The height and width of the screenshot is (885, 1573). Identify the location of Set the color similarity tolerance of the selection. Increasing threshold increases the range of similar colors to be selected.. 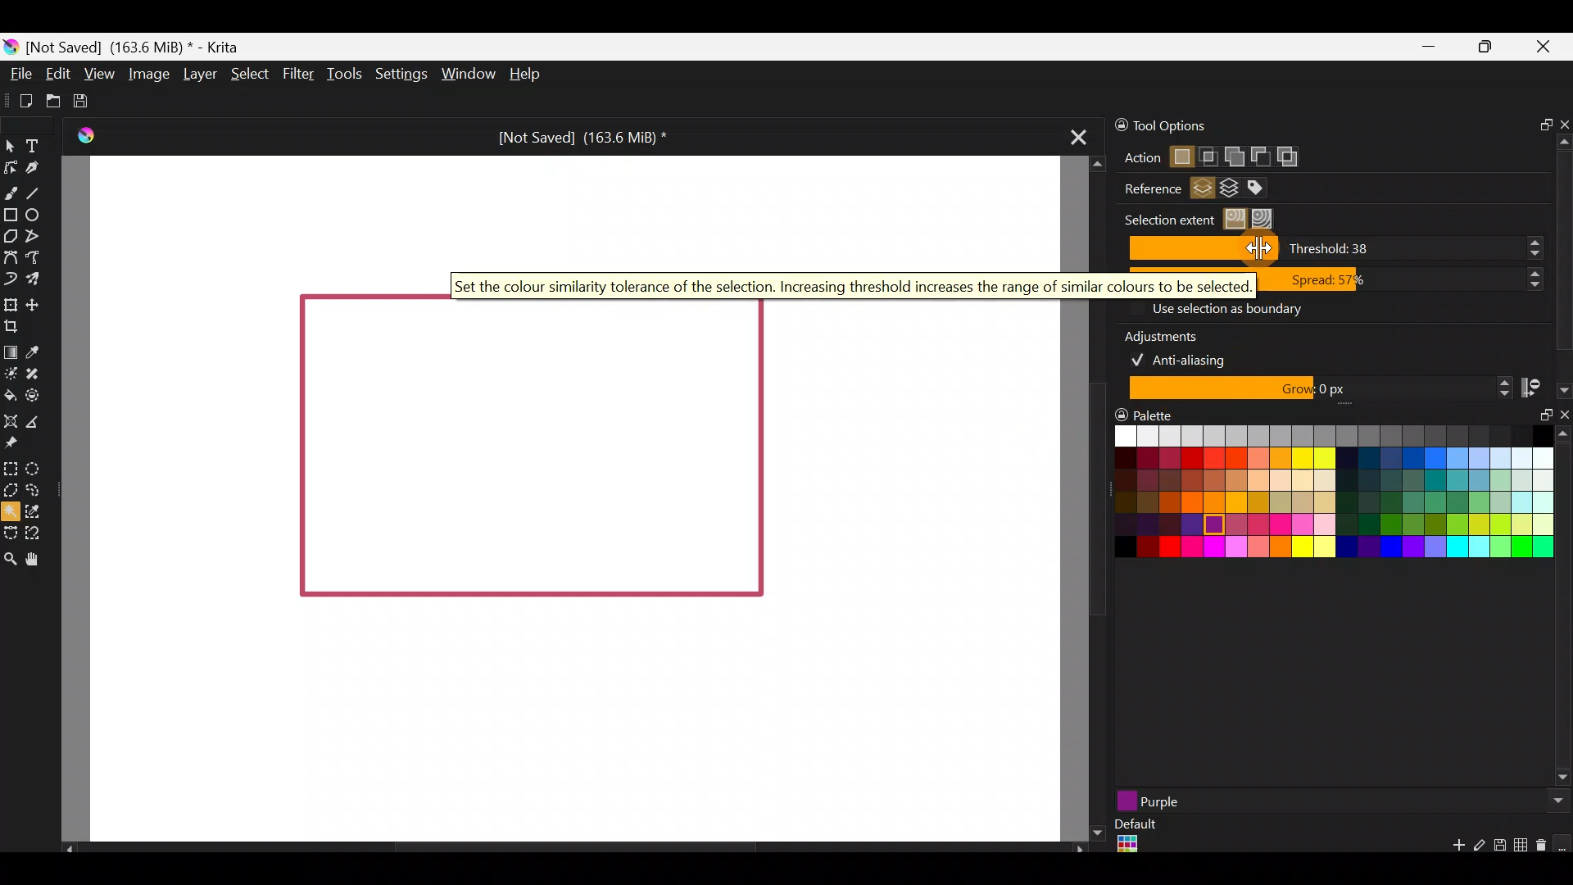
(851, 283).